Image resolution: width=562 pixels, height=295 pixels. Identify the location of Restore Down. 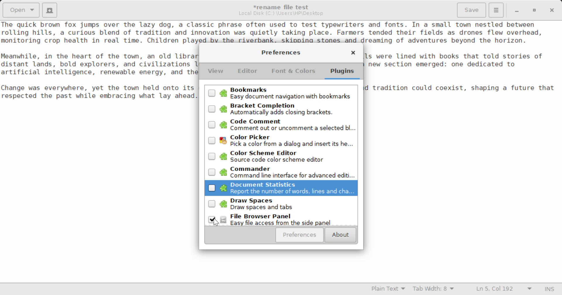
(516, 10).